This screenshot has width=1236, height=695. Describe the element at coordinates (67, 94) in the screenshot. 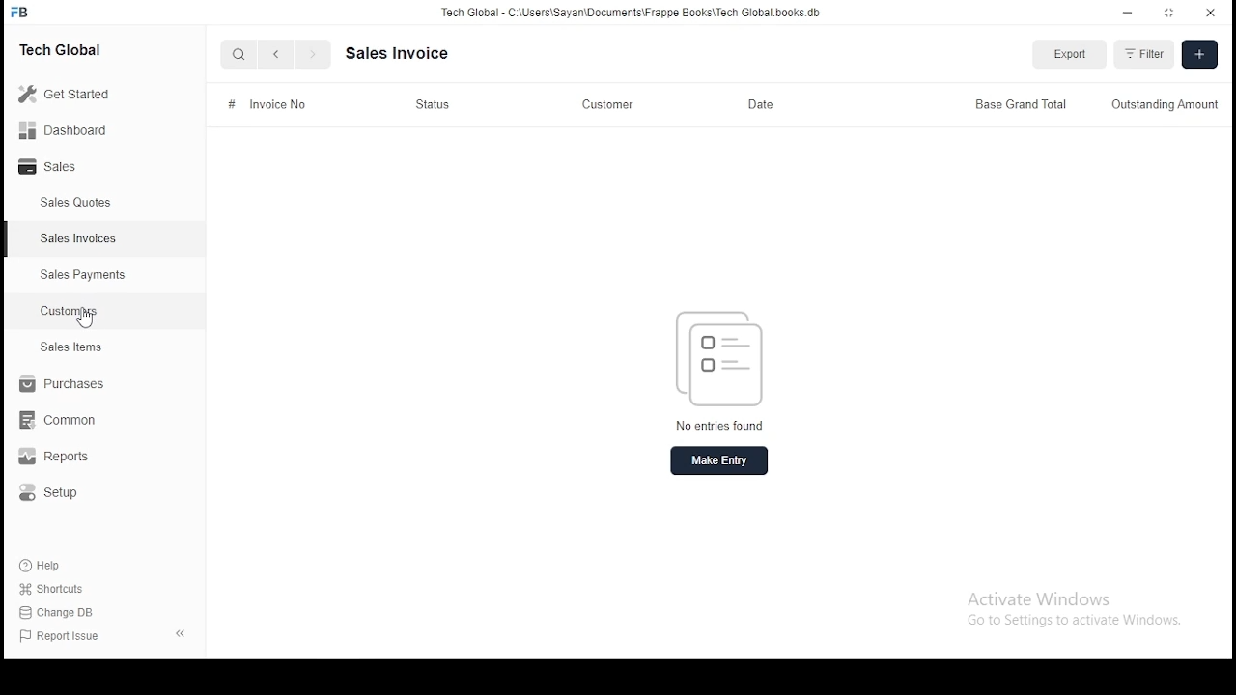

I see `get started` at that location.